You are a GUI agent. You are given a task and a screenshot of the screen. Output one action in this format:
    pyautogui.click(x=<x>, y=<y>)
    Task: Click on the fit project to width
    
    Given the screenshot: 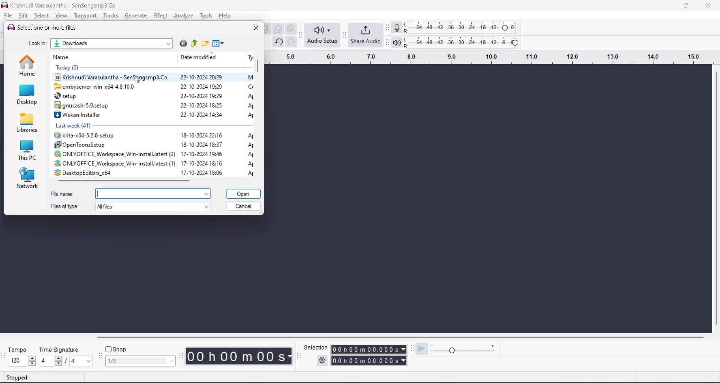 What is the action you would take?
    pyautogui.click(x=279, y=30)
    